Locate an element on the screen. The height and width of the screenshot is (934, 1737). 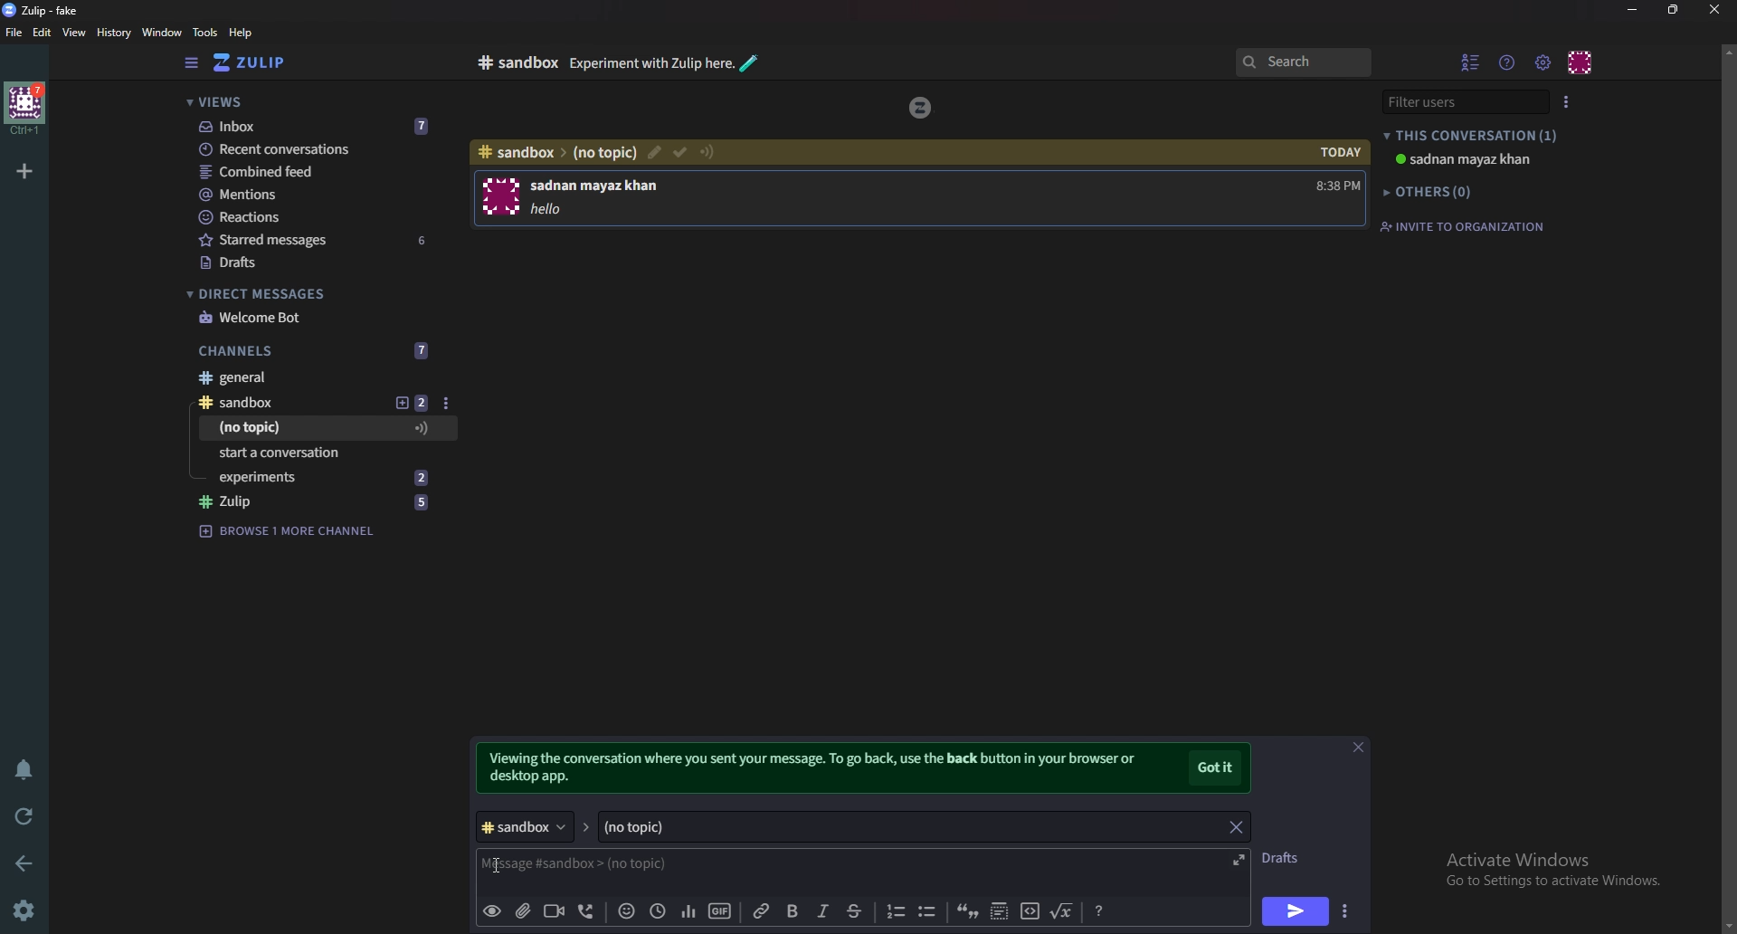
close is located at coordinates (1713, 11).